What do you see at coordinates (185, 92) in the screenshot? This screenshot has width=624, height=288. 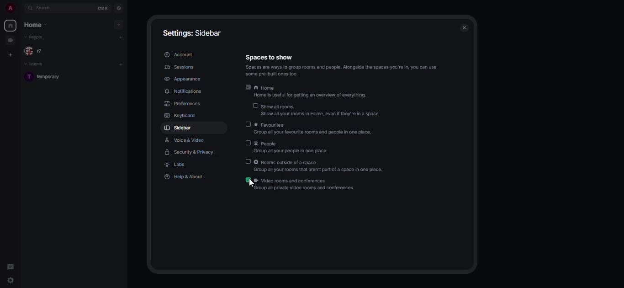 I see `notifications` at bounding box center [185, 92].